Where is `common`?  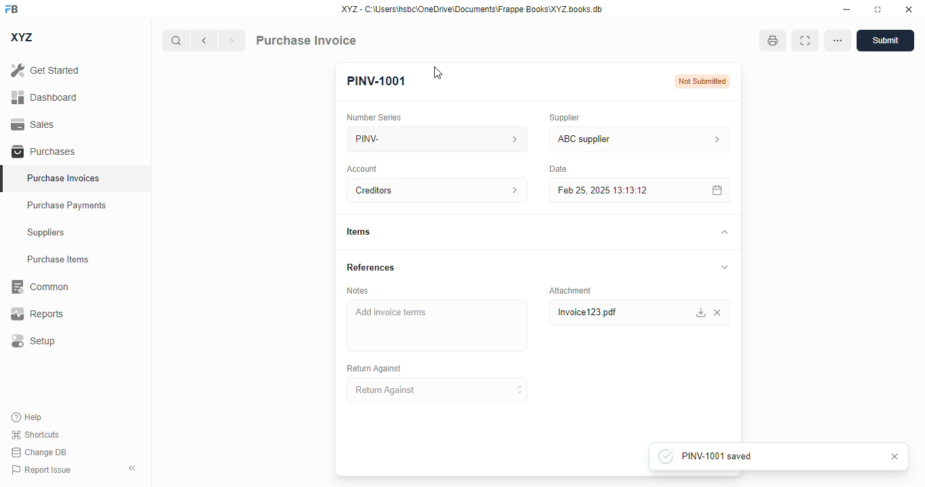
common is located at coordinates (39, 287).